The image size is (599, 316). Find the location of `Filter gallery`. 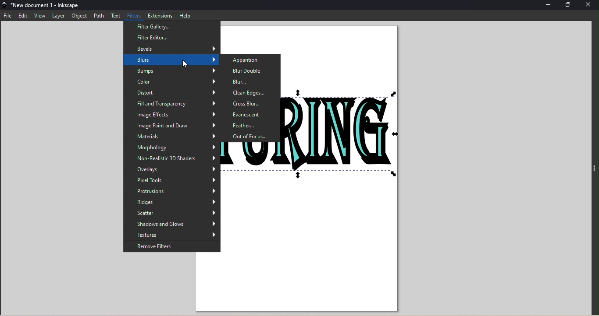

Filter gallery is located at coordinates (171, 27).